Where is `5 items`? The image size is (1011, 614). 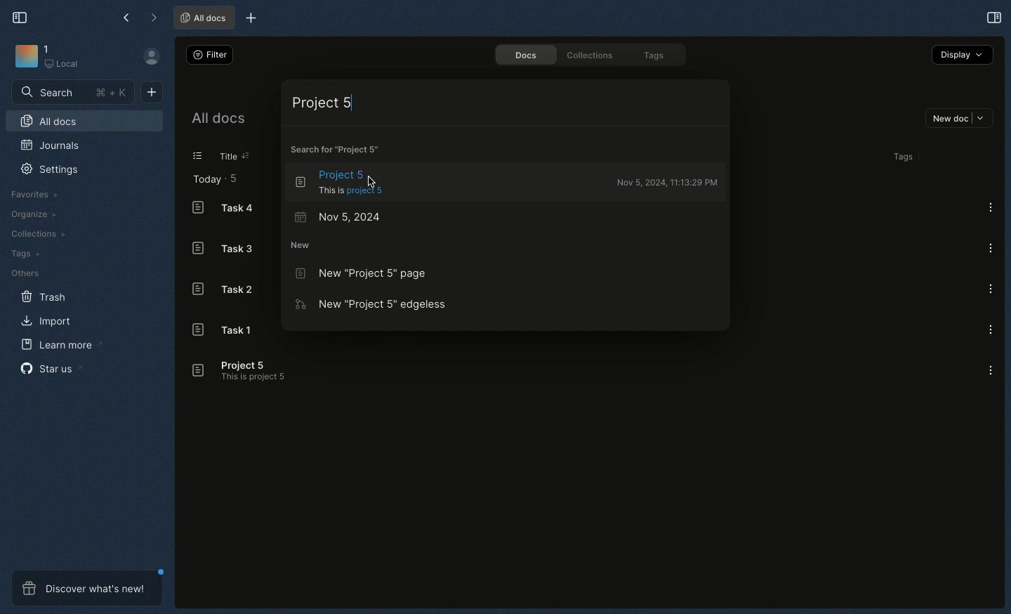
5 items is located at coordinates (233, 178).